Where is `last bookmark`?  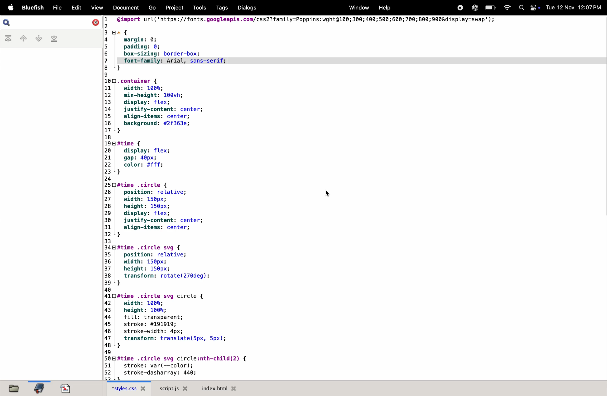 last bookmark is located at coordinates (54, 39).